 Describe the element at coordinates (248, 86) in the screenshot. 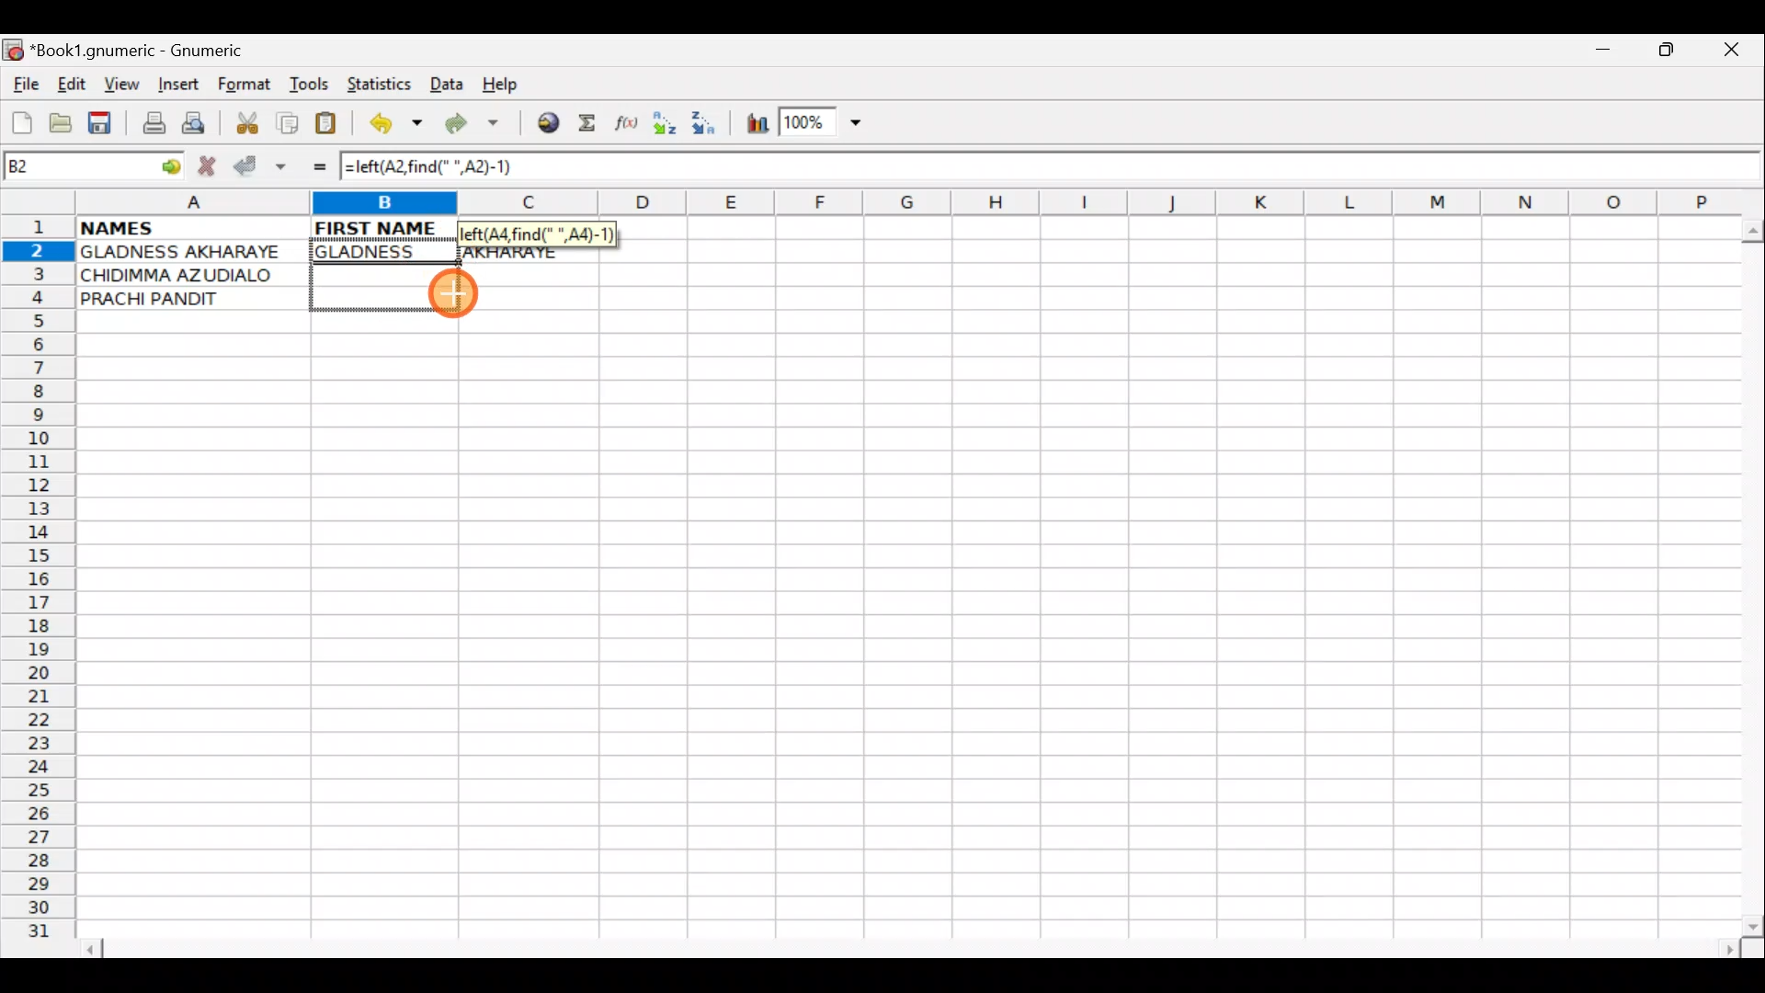

I see `Format` at that location.